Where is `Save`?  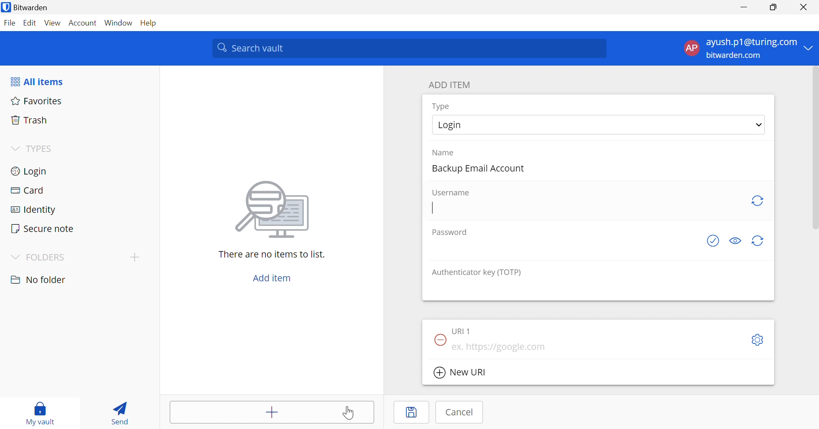 Save is located at coordinates (411, 413).